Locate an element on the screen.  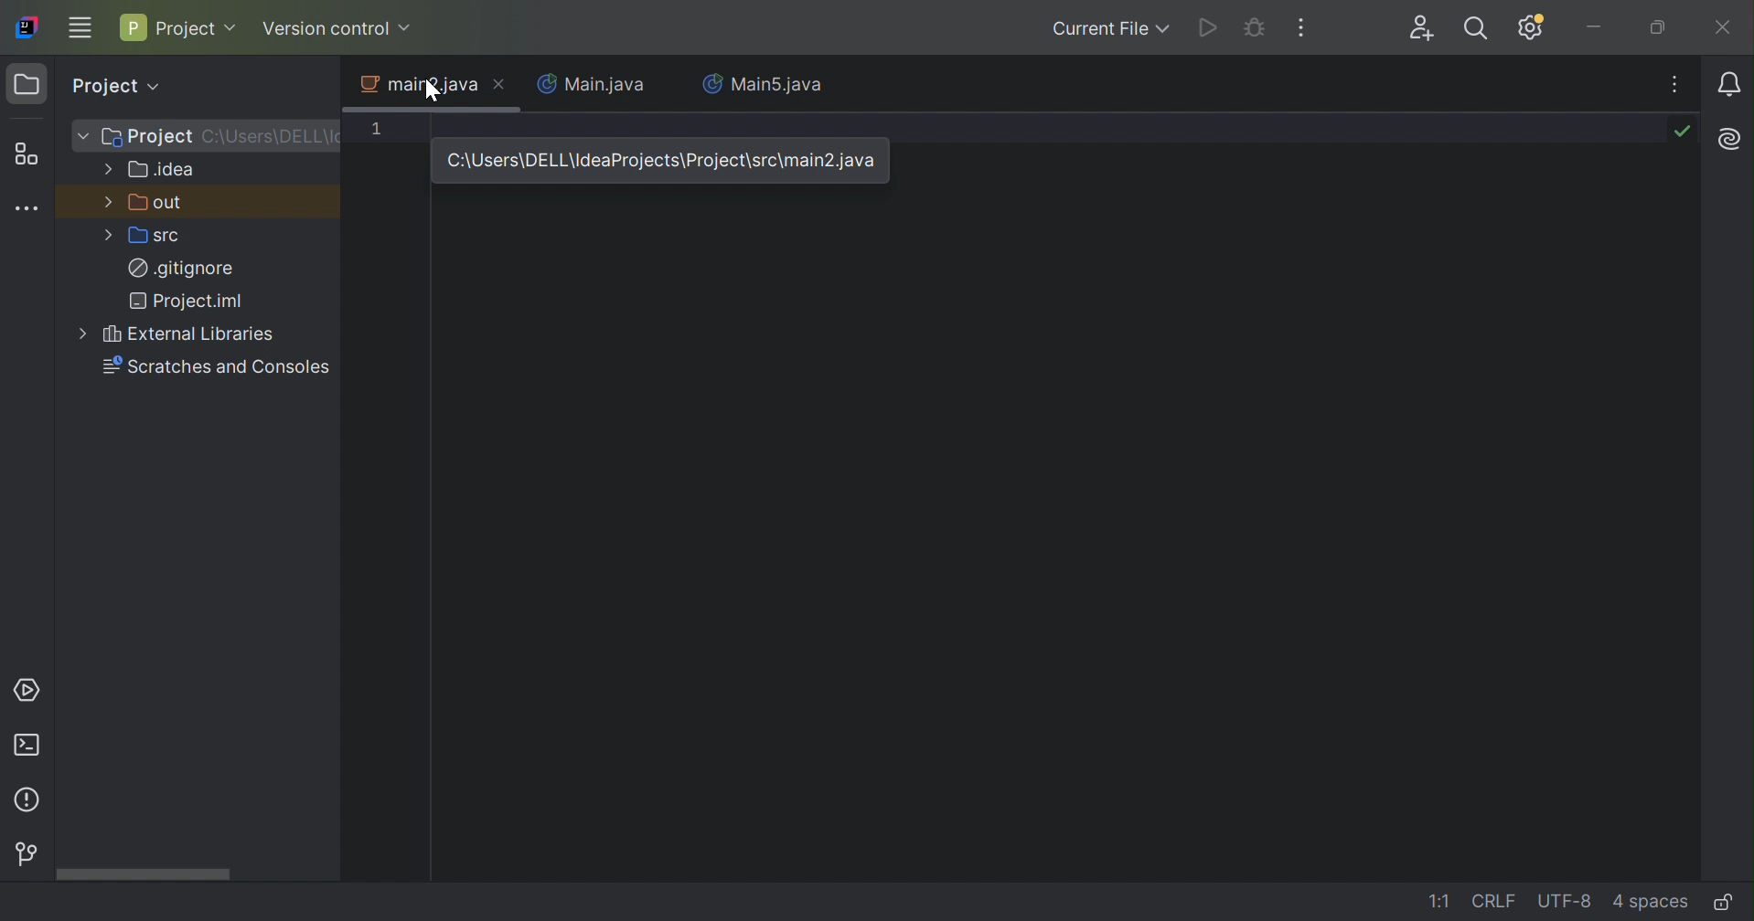
Problems is located at coordinates (33, 800).